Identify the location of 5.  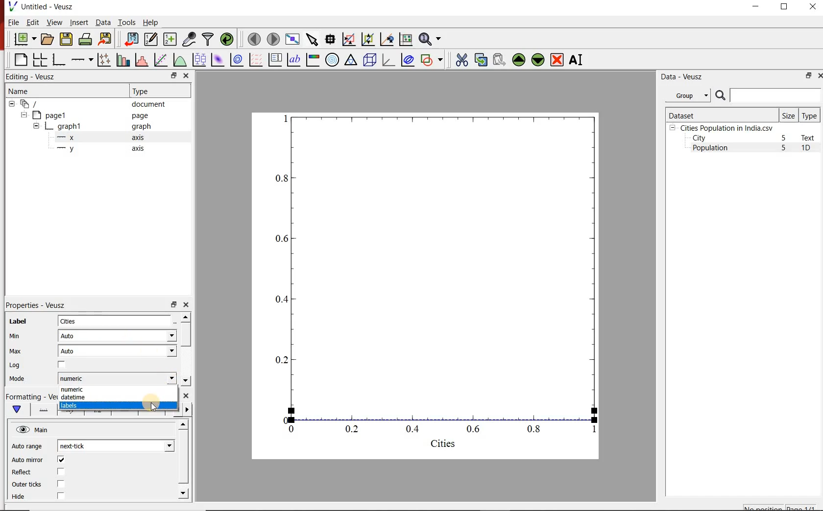
(784, 148).